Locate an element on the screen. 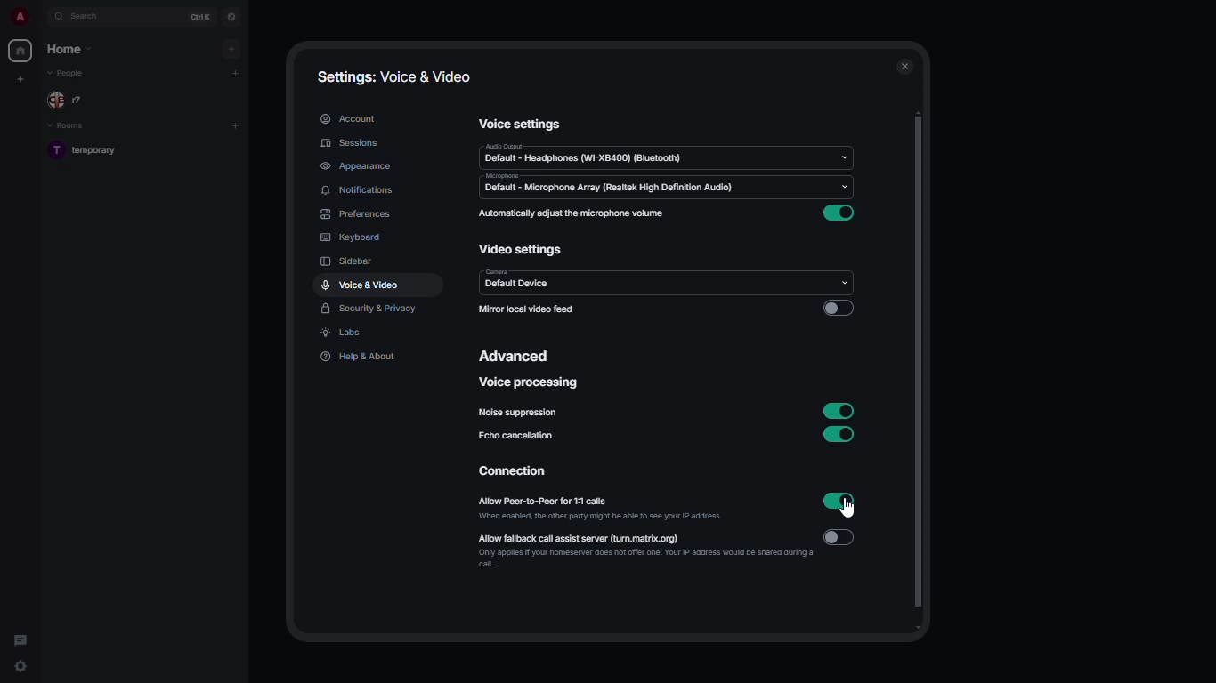  disabled is located at coordinates (838, 309).